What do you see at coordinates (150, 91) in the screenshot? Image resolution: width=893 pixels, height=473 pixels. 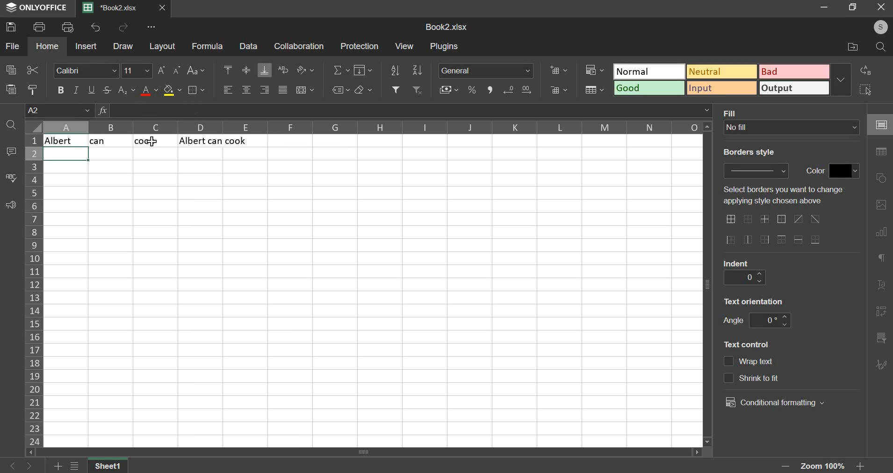 I see `text color` at bounding box center [150, 91].